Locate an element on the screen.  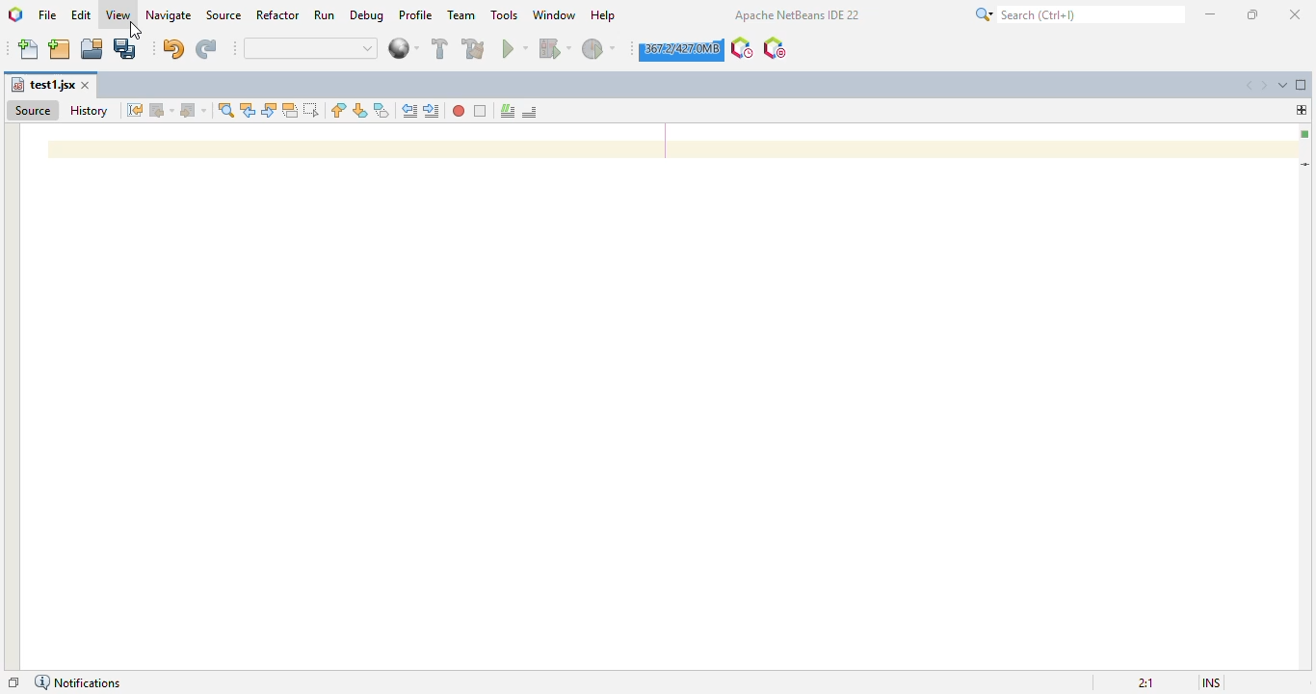
find next occurrence is located at coordinates (270, 109).